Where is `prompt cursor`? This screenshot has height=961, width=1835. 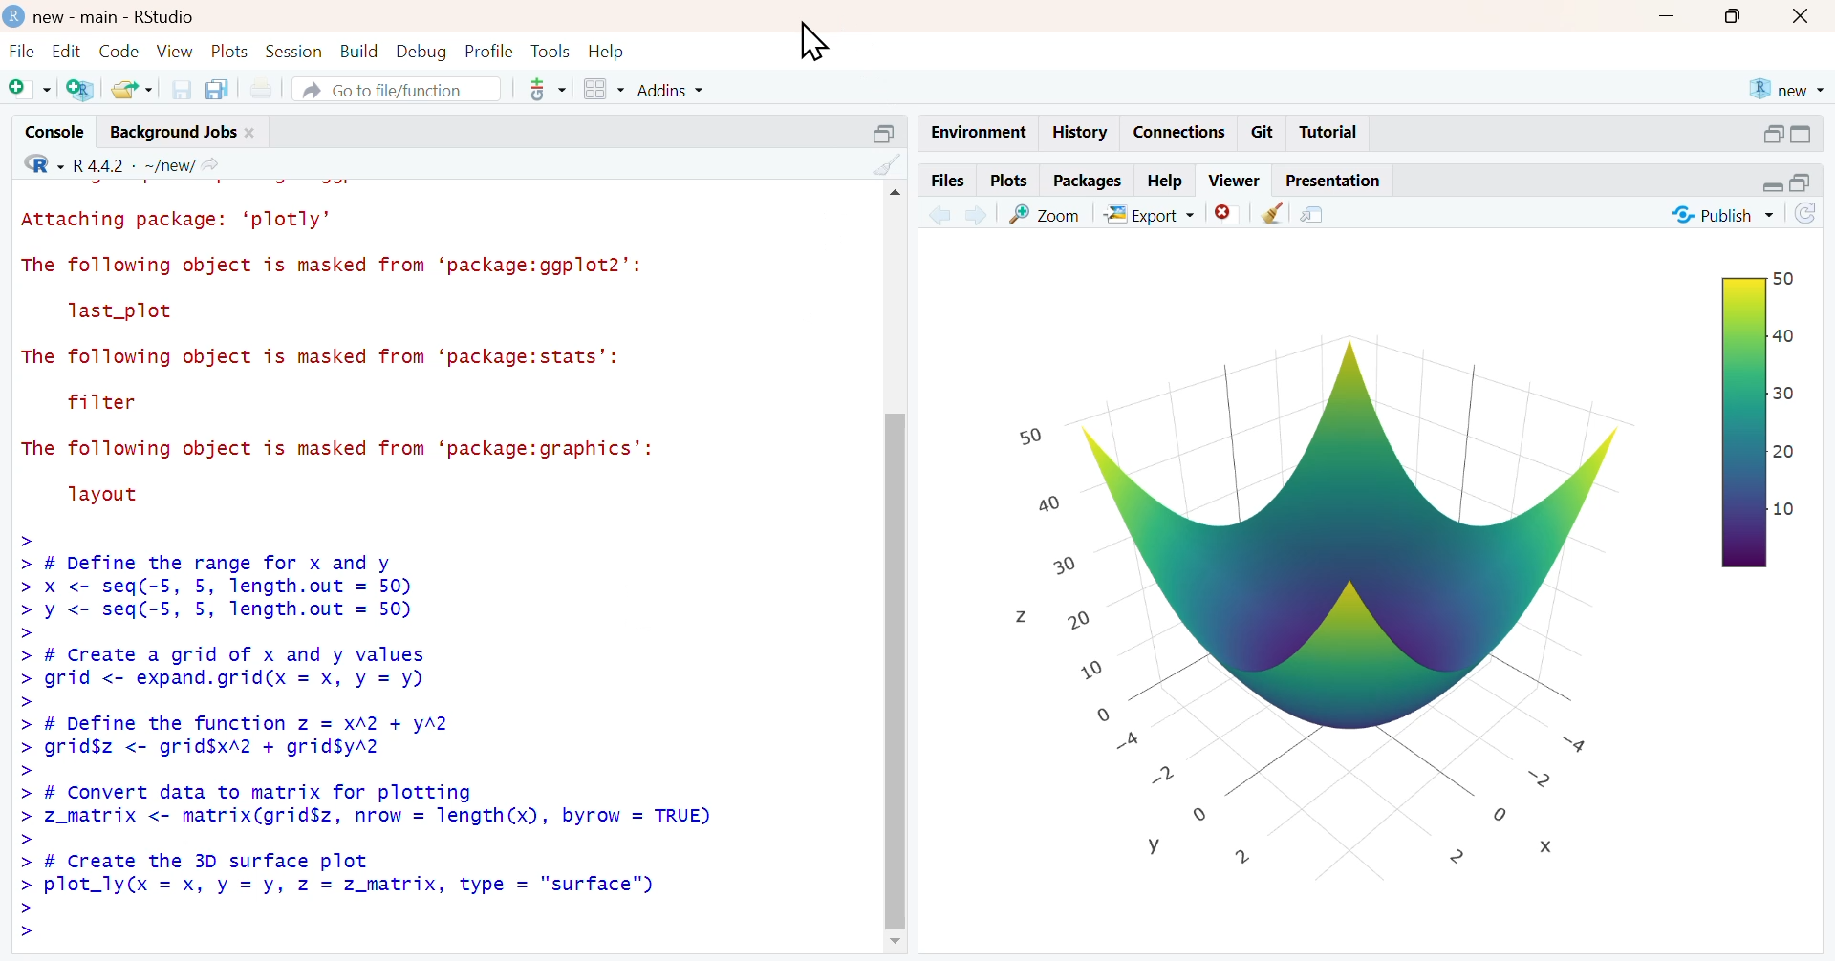 prompt cursor is located at coordinates (22, 924).